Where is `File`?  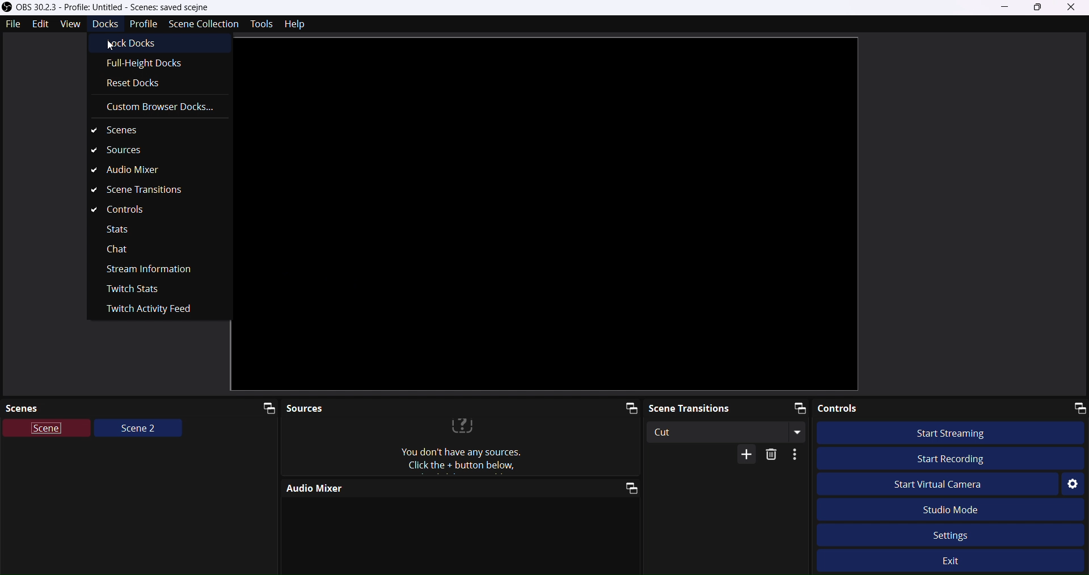
File is located at coordinates (13, 24).